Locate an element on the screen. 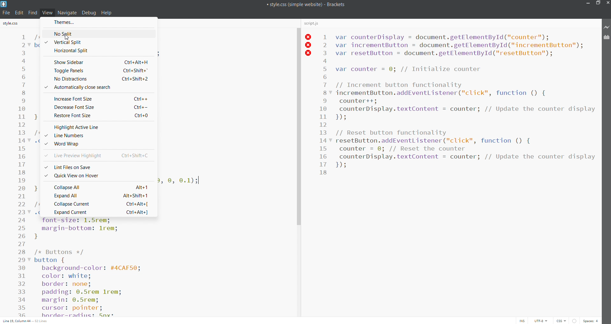 The image size is (611, 324). show sidebar is located at coordinates (97, 61).